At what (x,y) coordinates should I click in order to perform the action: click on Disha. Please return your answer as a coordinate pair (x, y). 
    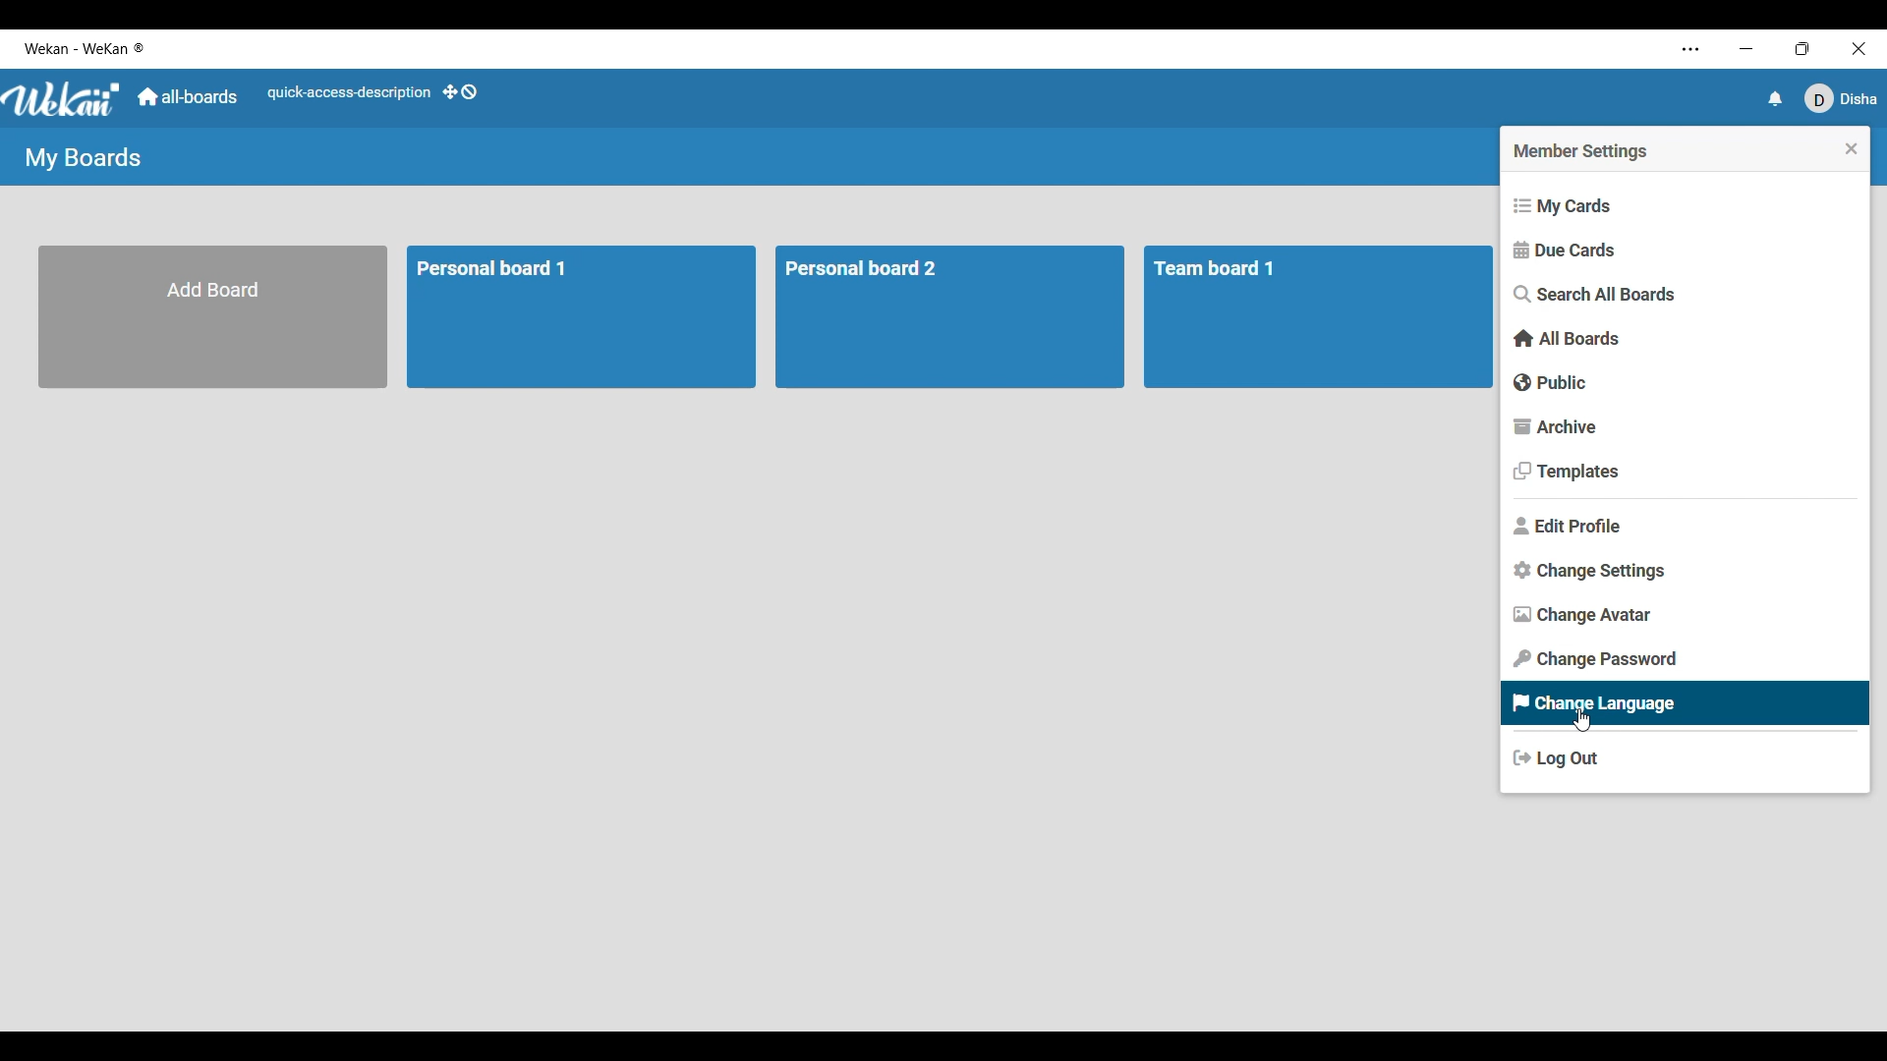
    Looking at the image, I should click on (1842, 99).